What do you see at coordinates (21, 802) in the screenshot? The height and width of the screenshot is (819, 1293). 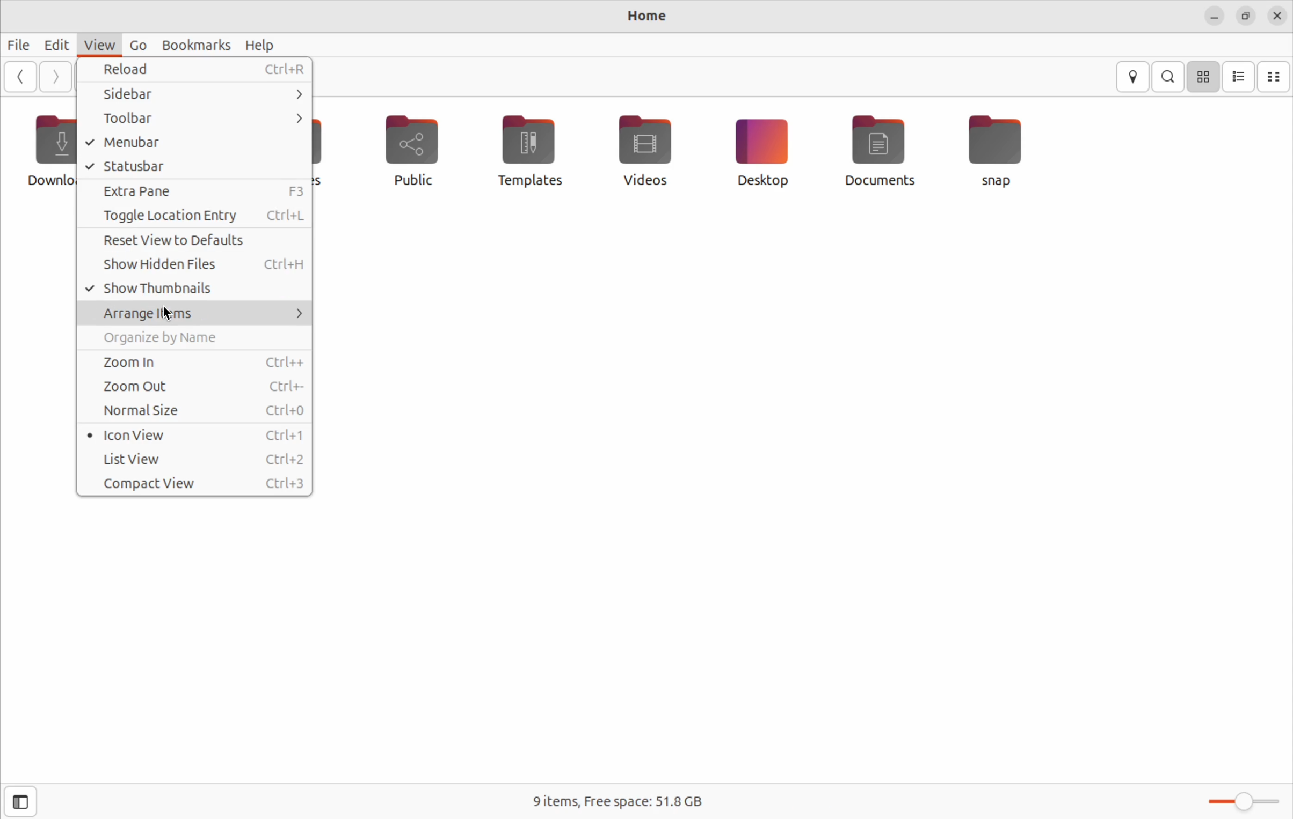 I see `open side bar` at bounding box center [21, 802].